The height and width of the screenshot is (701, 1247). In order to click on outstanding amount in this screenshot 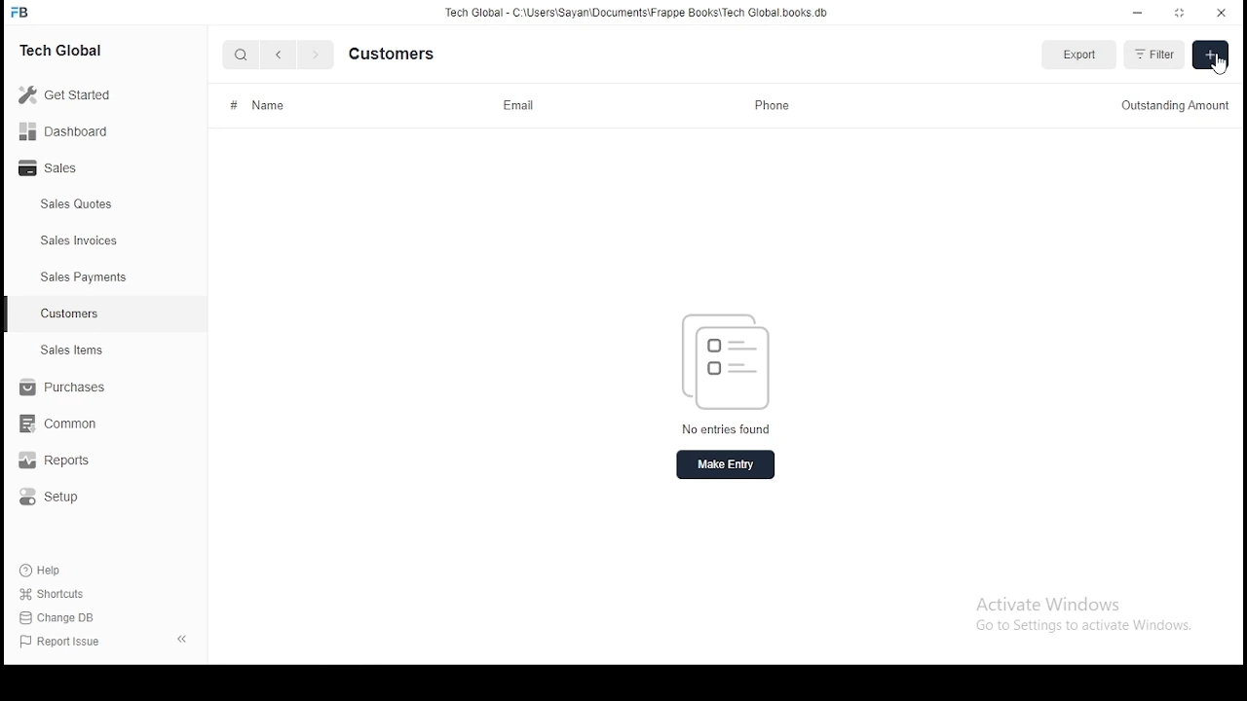, I will do `click(1173, 107)`.